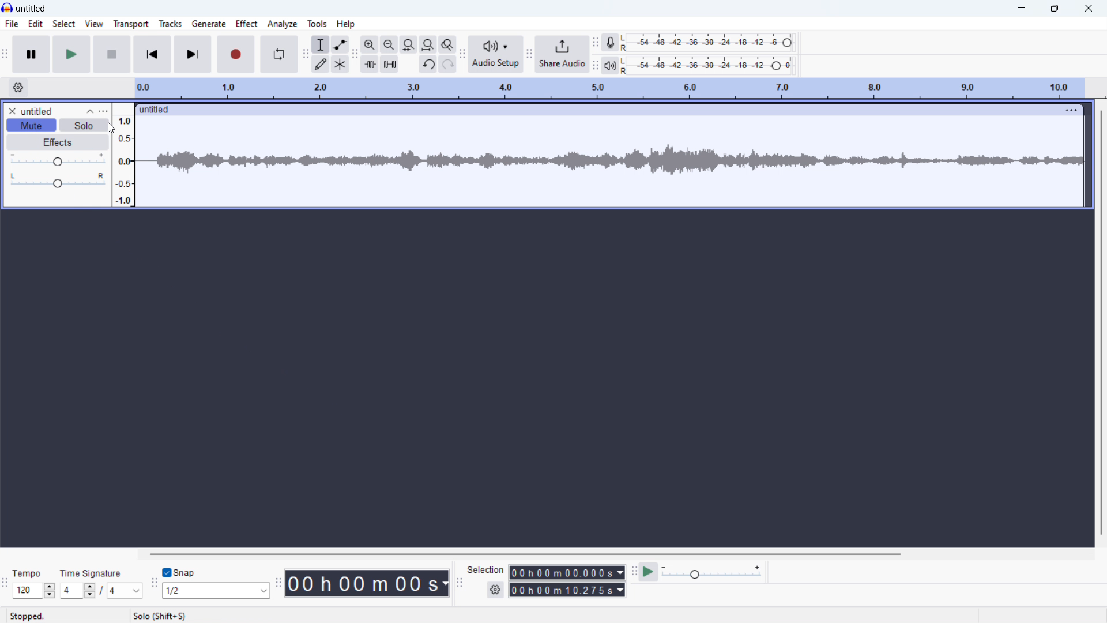 This screenshot has height=623, width=1107. What do you see at coordinates (33, 591) in the screenshot?
I see `set tempo` at bounding box center [33, 591].